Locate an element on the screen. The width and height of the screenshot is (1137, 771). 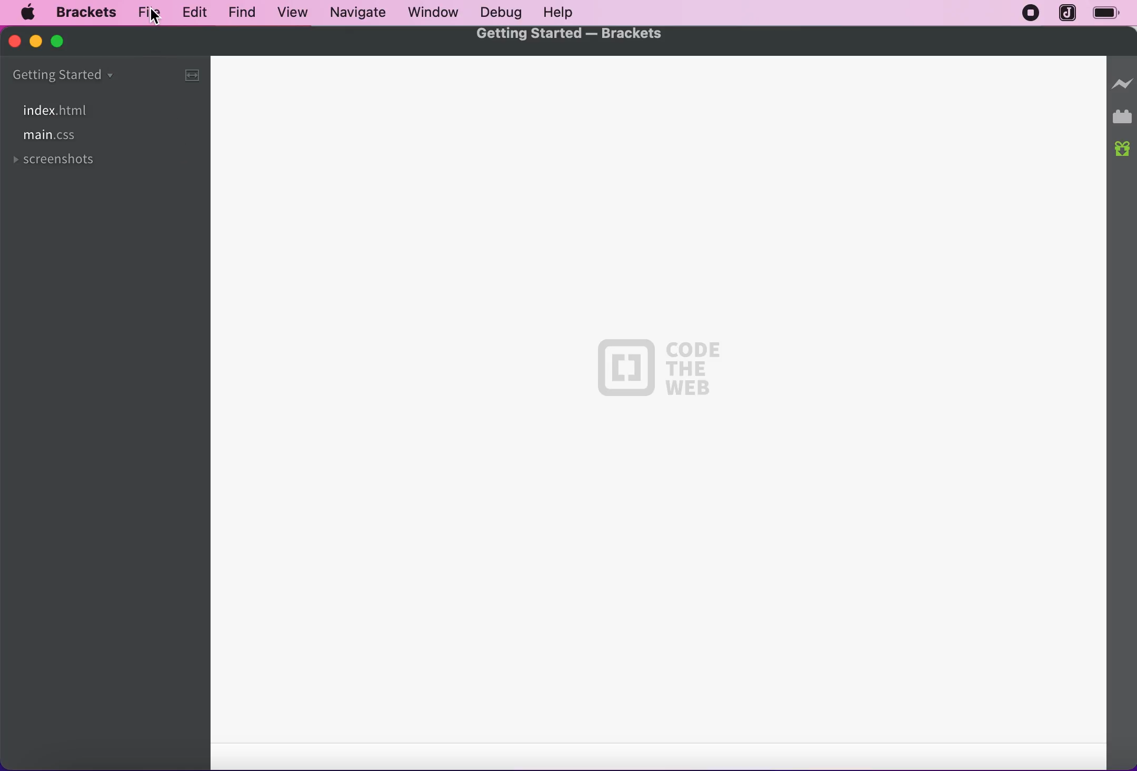
getting started is located at coordinates (89, 76).